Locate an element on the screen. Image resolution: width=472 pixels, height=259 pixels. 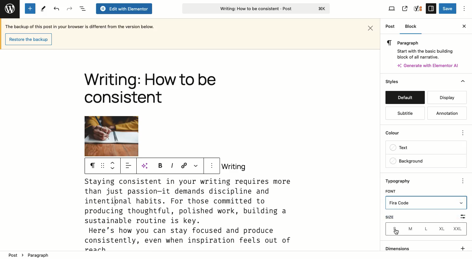
Italics is located at coordinates (172, 165).